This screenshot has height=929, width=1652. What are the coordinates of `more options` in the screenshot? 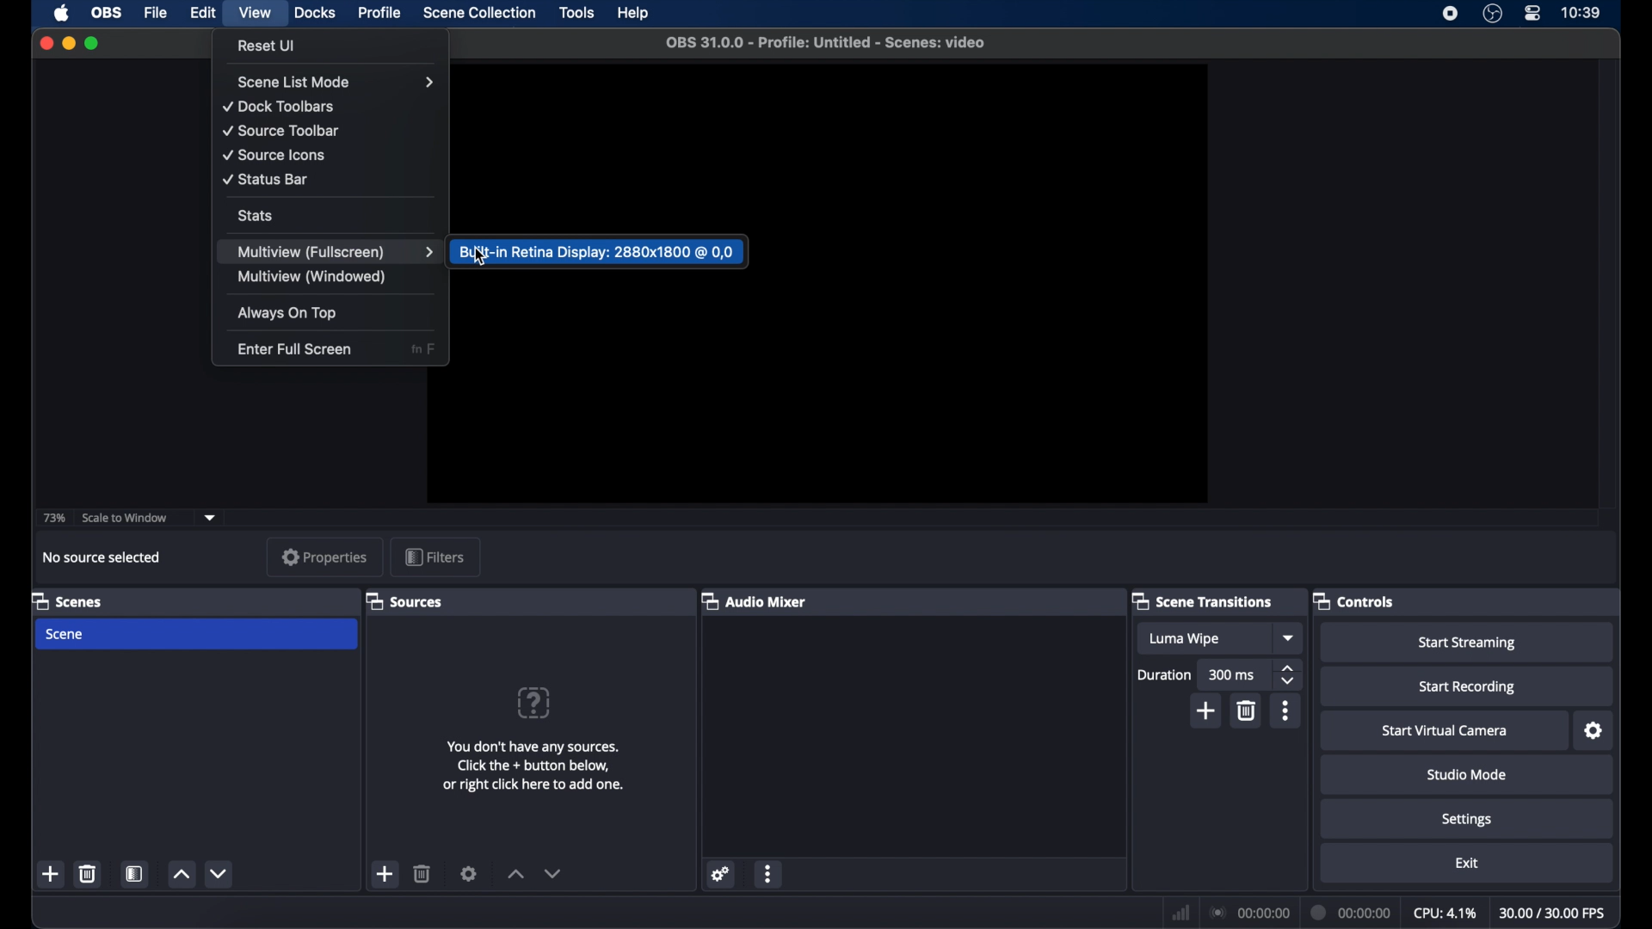 It's located at (769, 873).